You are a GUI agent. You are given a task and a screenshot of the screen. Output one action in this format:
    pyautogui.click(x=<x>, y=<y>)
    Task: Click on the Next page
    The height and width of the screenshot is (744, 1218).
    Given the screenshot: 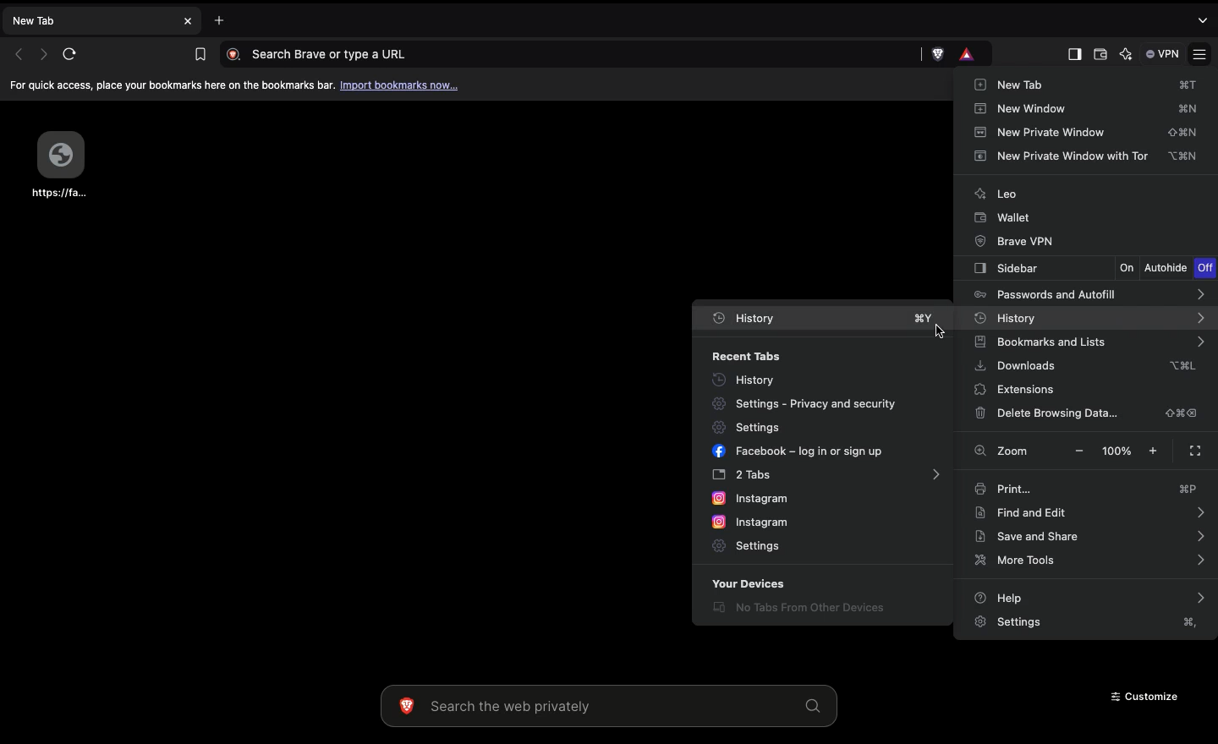 What is the action you would take?
    pyautogui.click(x=41, y=54)
    